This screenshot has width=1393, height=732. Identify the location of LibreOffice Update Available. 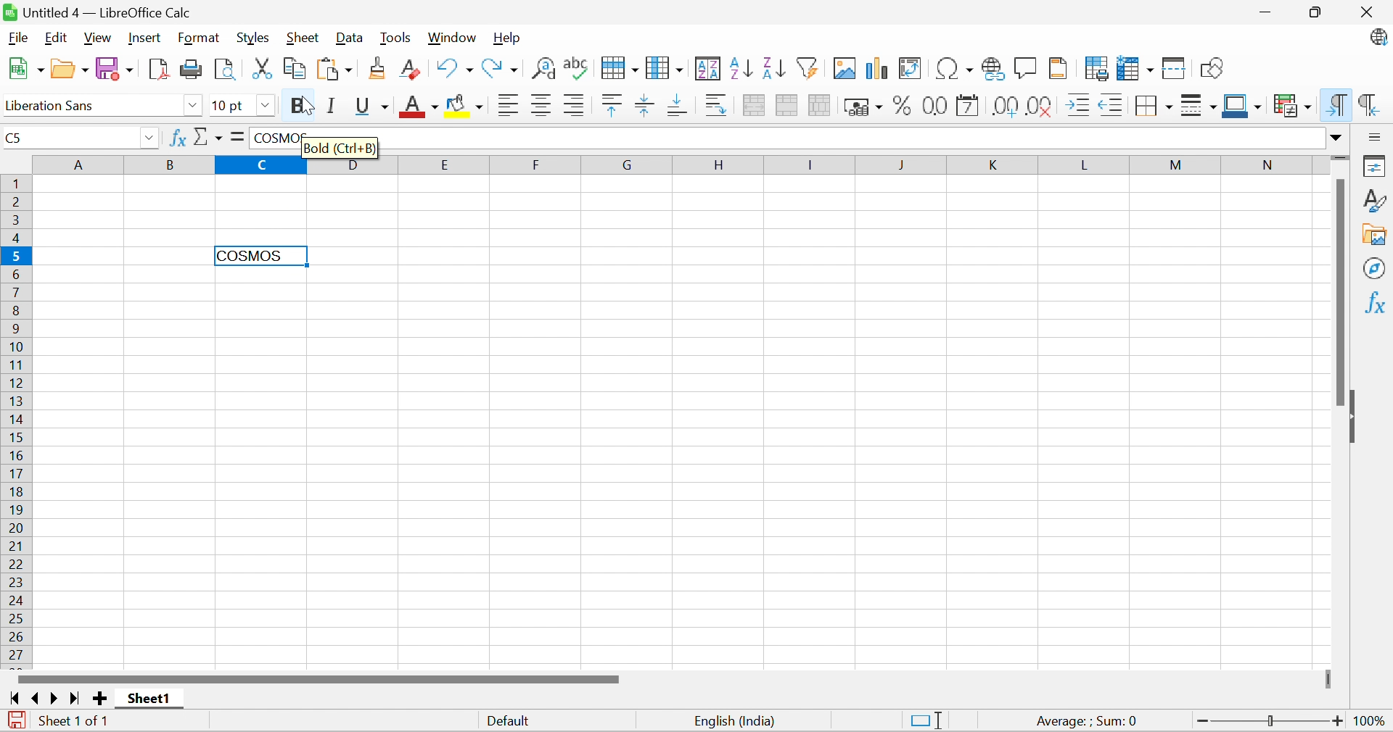
(1377, 39).